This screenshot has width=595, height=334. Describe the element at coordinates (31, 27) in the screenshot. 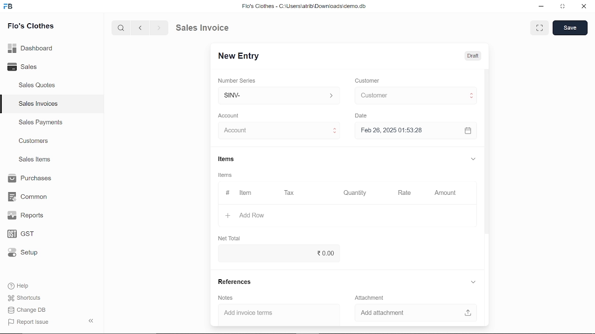

I see `Flo's Clothes` at that location.